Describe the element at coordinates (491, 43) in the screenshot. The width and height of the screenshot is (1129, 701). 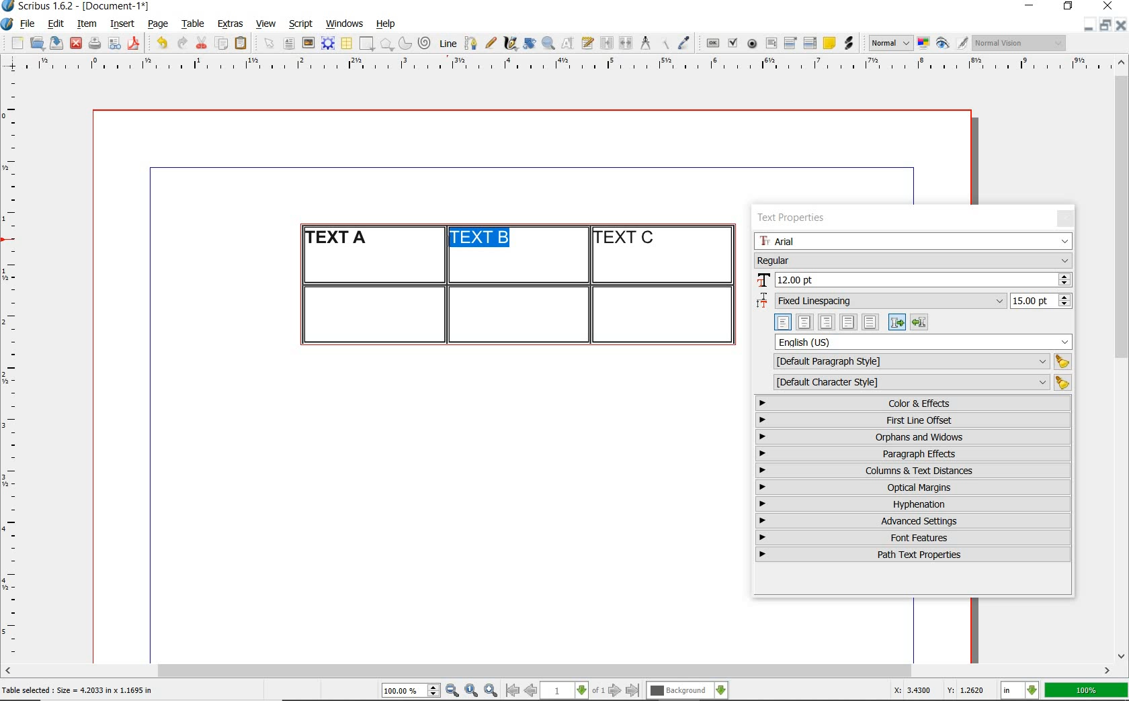
I see `freehand line` at that location.